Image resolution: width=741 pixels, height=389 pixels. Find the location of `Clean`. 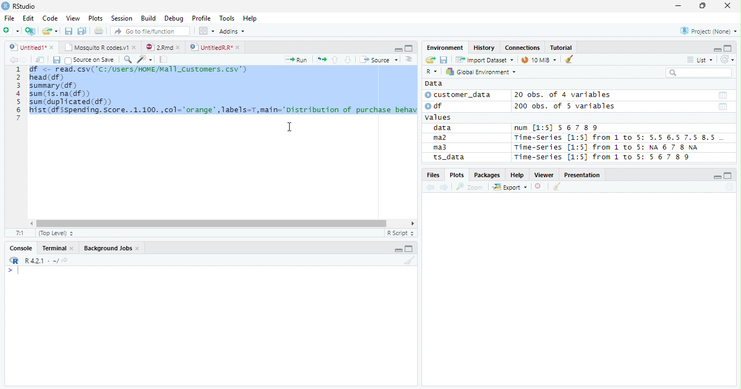

Clean is located at coordinates (570, 59).